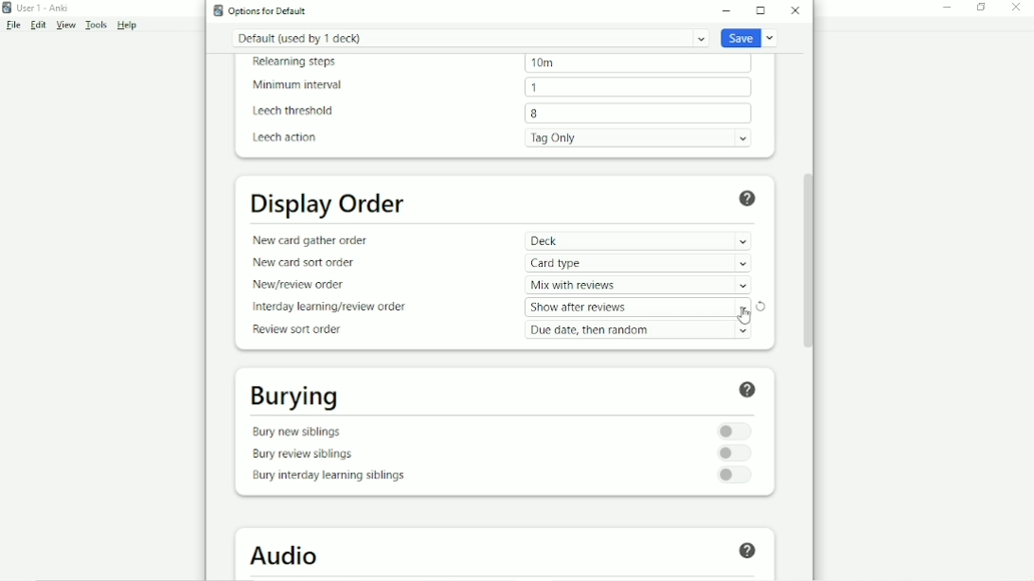  I want to click on Bury review siblings, so click(302, 456).